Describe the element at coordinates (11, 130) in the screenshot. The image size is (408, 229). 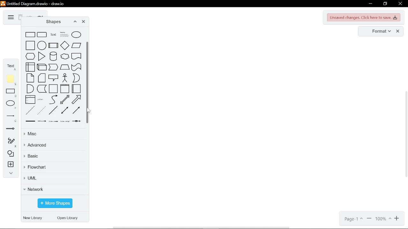
I see `arrows` at that location.